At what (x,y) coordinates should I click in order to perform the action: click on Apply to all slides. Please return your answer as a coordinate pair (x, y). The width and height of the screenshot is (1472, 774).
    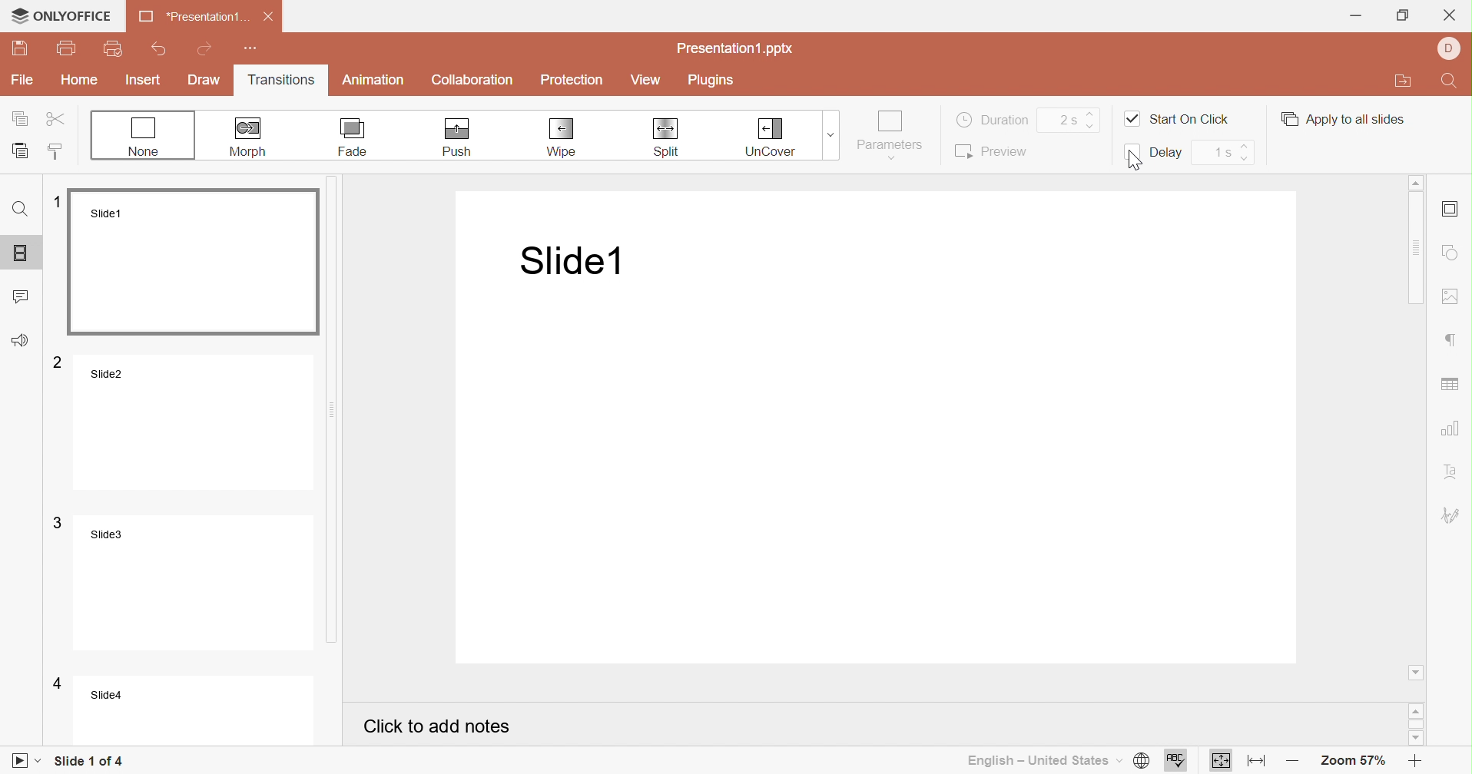
    Looking at the image, I should click on (1340, 118).